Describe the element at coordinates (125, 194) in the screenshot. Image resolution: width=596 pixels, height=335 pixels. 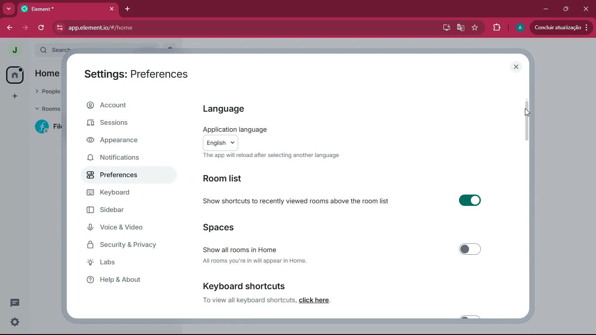
I see `keyboard` at that location.